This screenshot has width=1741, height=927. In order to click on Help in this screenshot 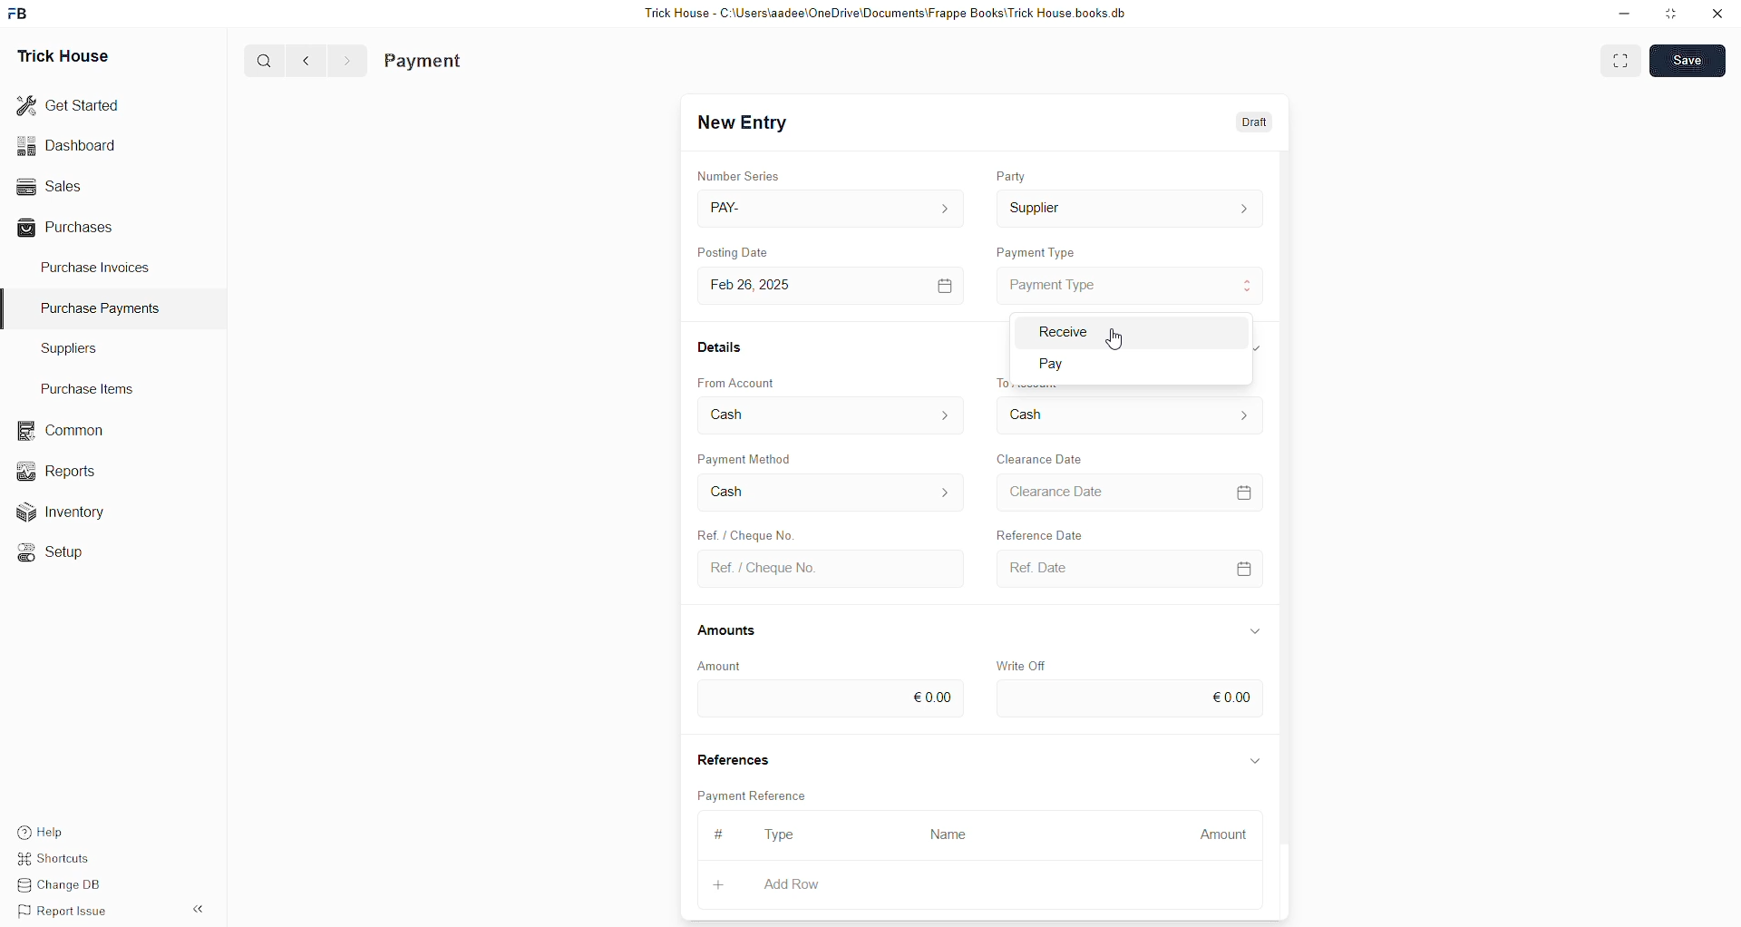, I will do `click(40, 833)`.